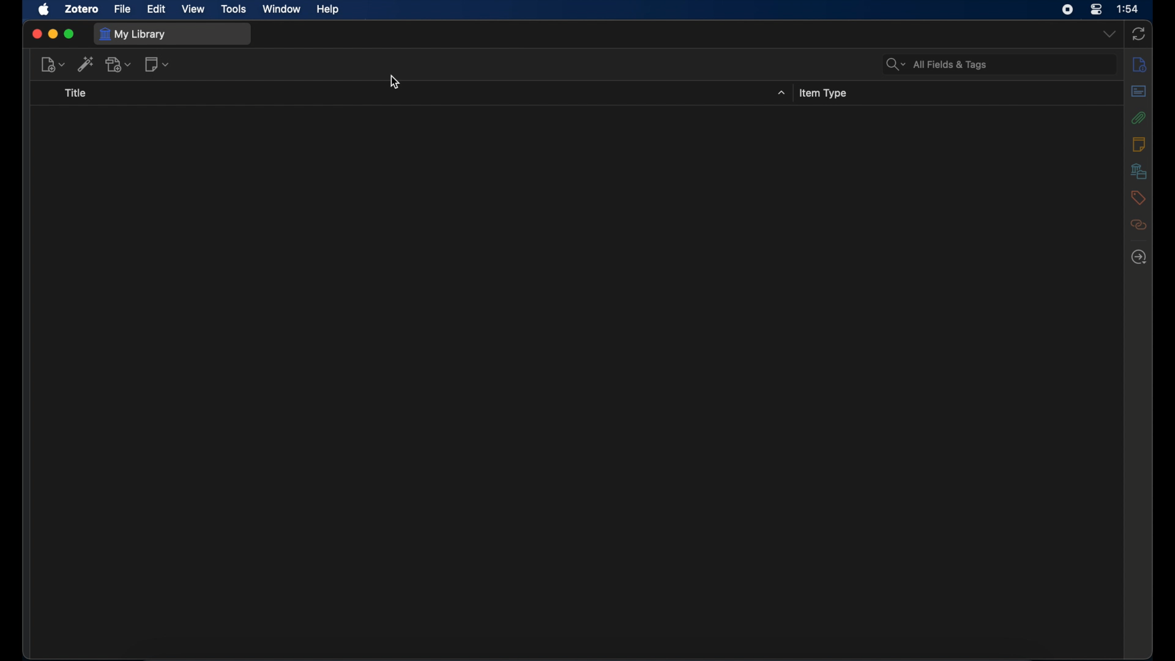 Image resolution: width=1175 pixels, height=661 pixels. I want to click on tools, so click(235, 9).